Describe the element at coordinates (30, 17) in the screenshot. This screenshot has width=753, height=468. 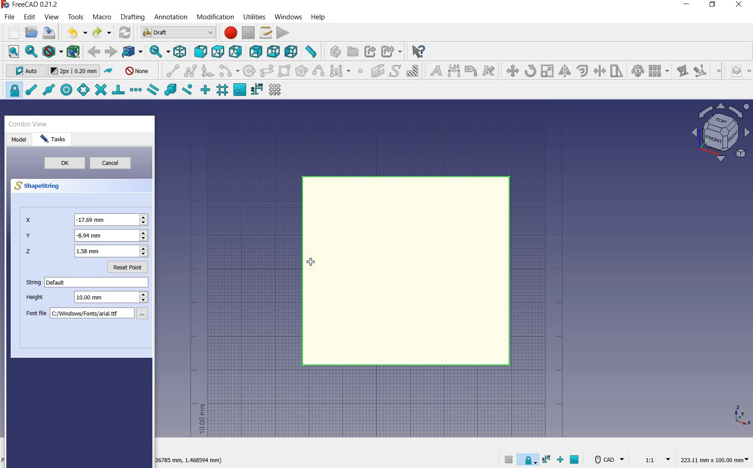
I see `edit` at that location.